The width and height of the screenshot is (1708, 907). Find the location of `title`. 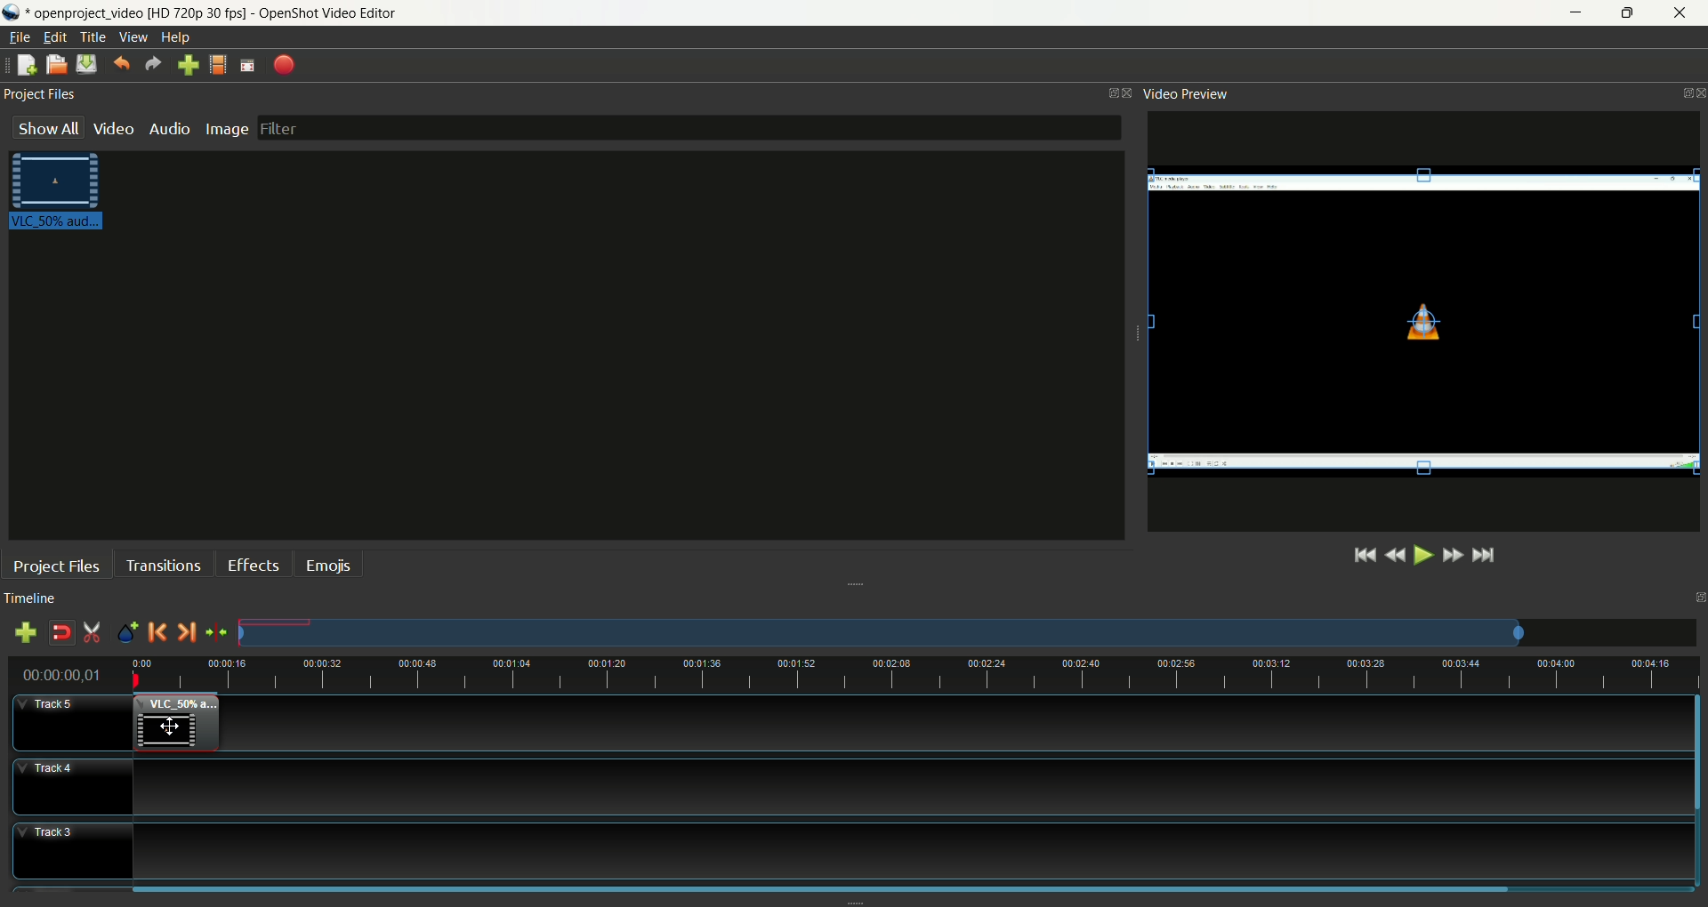

title is located at coordinates (93, 36).